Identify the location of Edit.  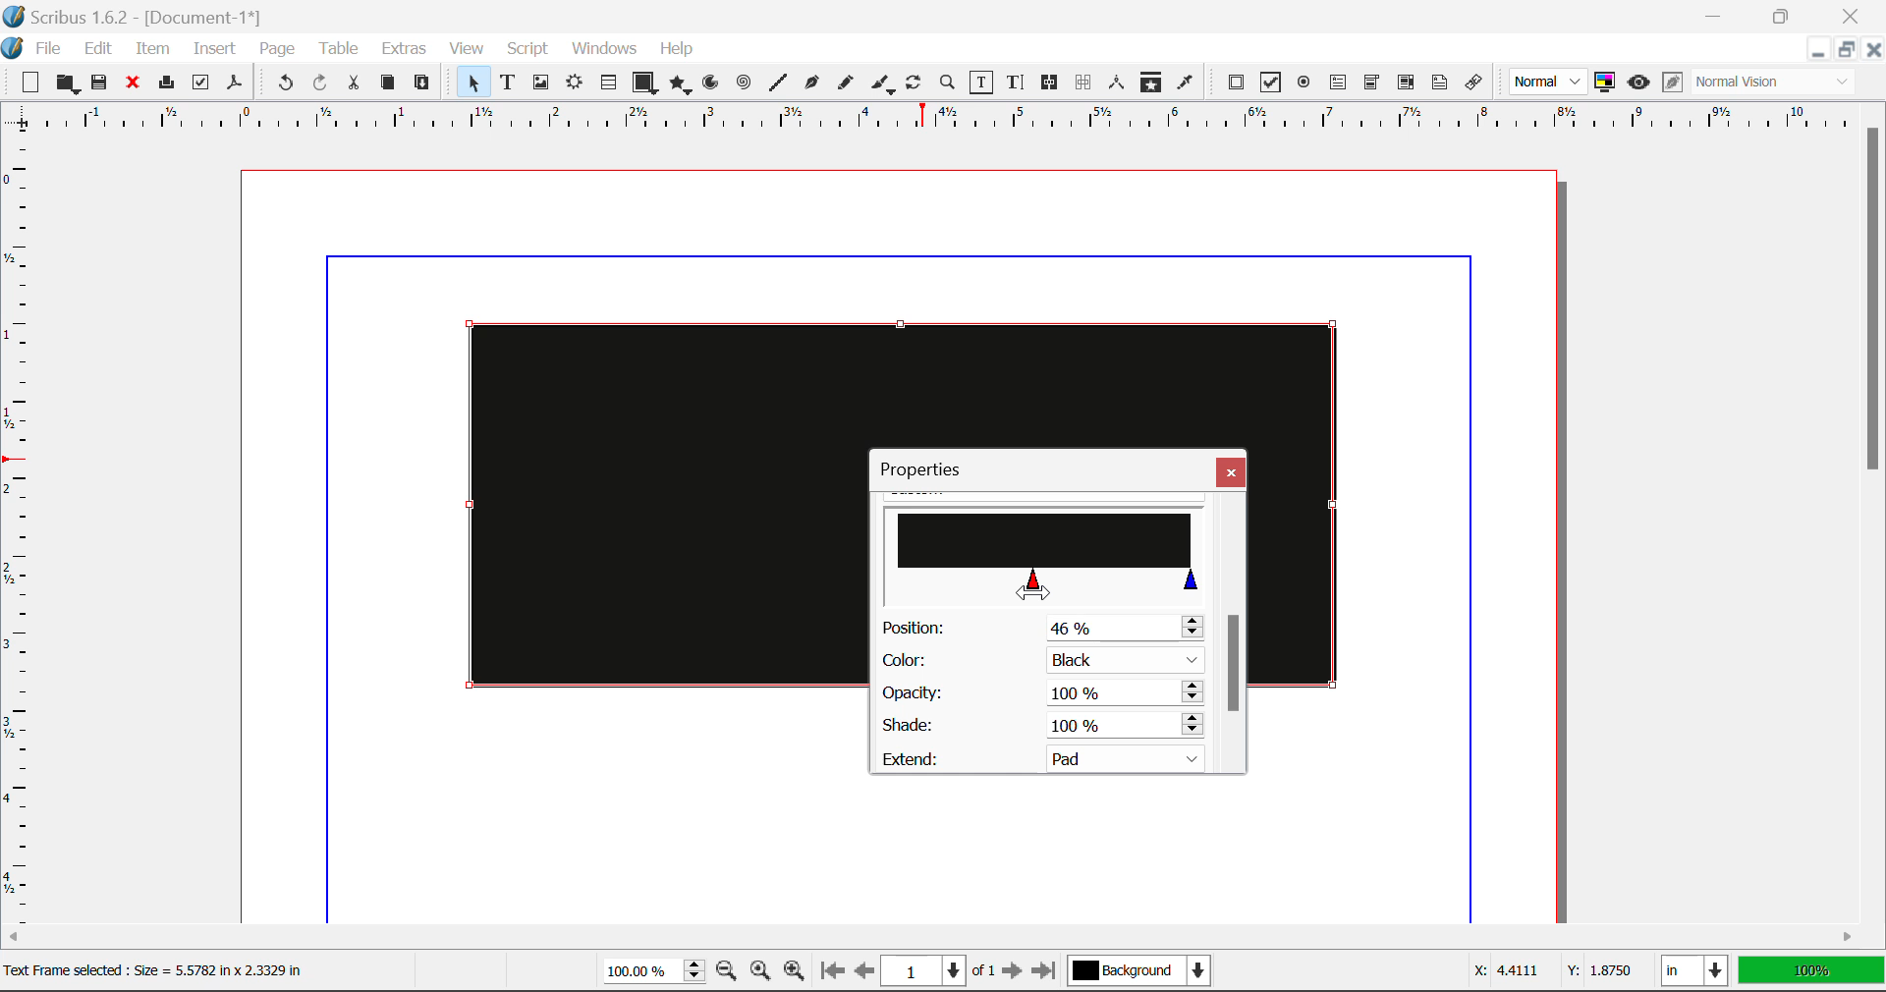
(98, 49).